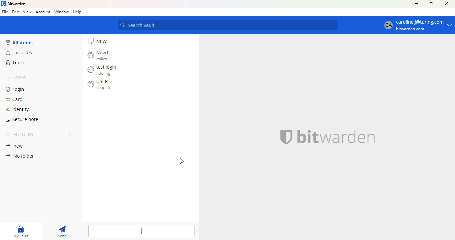  Describe the element at coordinates (17, 109) in the screenshot. I see `identity` at that location.